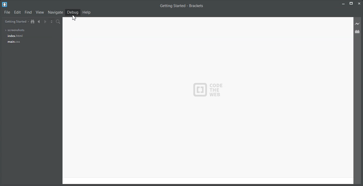  Describe the element at coordinates (58, 22) in the screenshot. I see `Find in files` at that location.